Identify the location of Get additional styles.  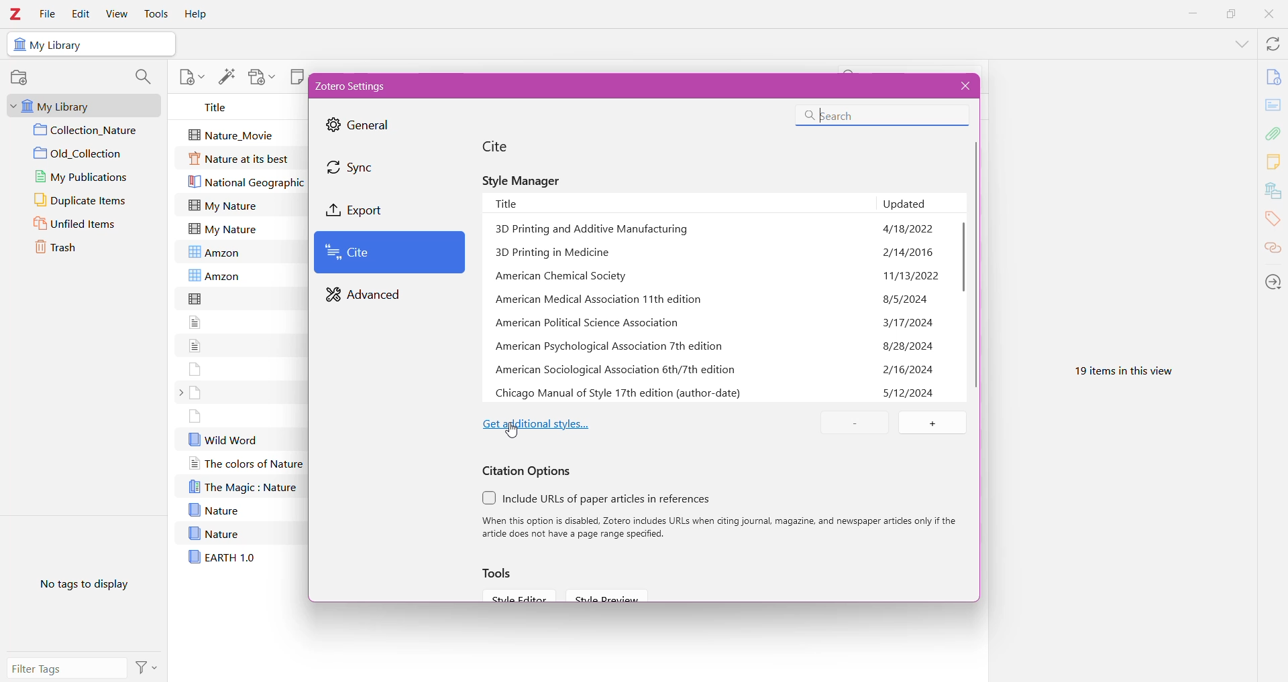
(537, 422).